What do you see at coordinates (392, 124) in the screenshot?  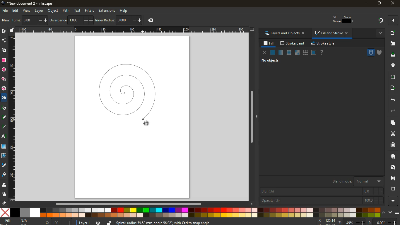 I see `layers` at bounding box center [392, 124].